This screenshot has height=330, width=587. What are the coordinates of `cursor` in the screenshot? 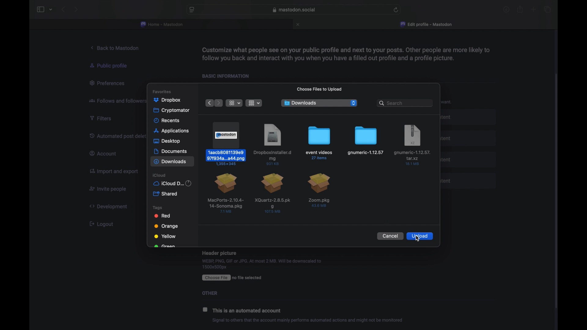 It's located at (418, 239).